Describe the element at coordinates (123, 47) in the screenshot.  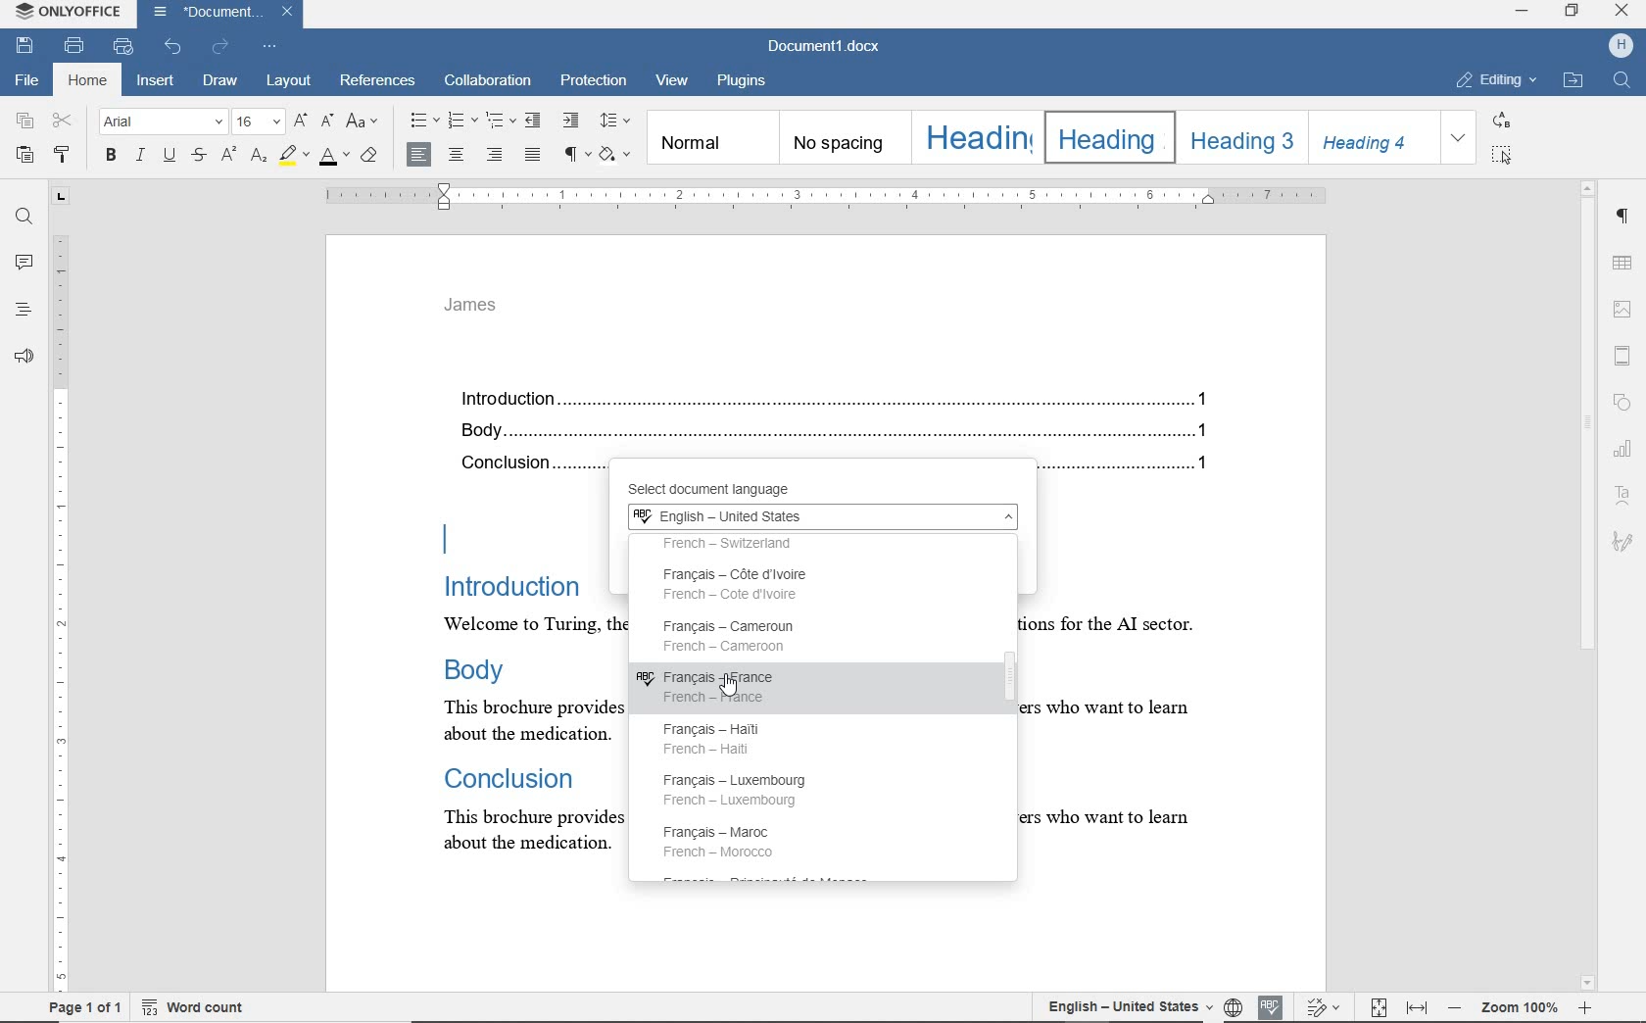
I see `quick print` at that location.